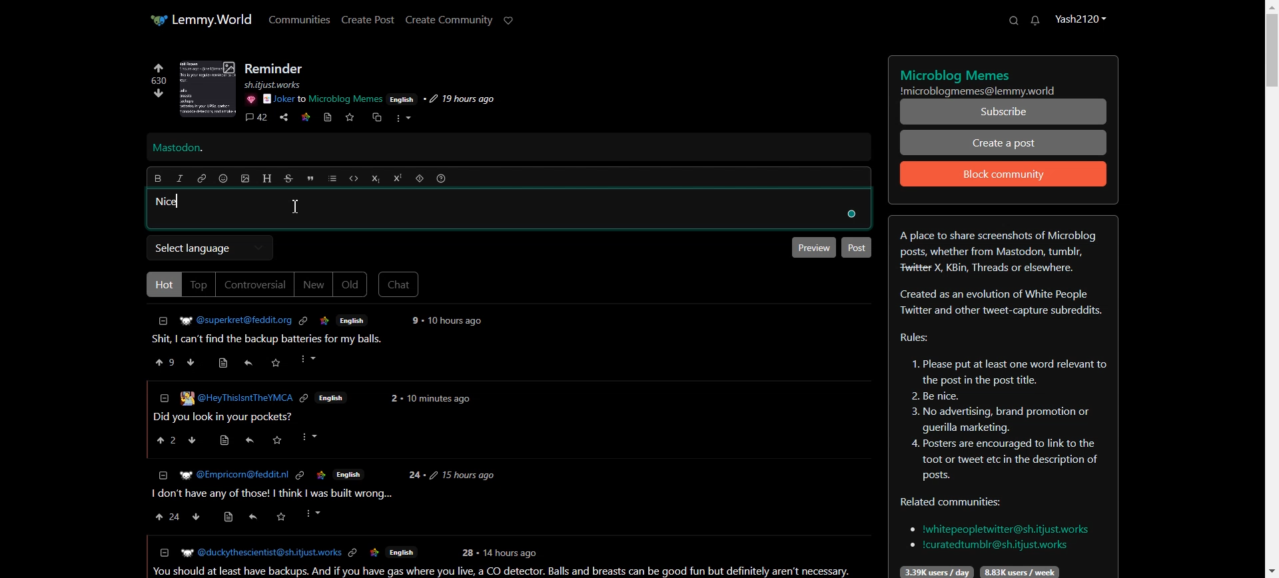 The width and height of the screenshot is (1279, 578). Describe the element at coordinates (250, 99) in the screenshot. I see `` at that location.